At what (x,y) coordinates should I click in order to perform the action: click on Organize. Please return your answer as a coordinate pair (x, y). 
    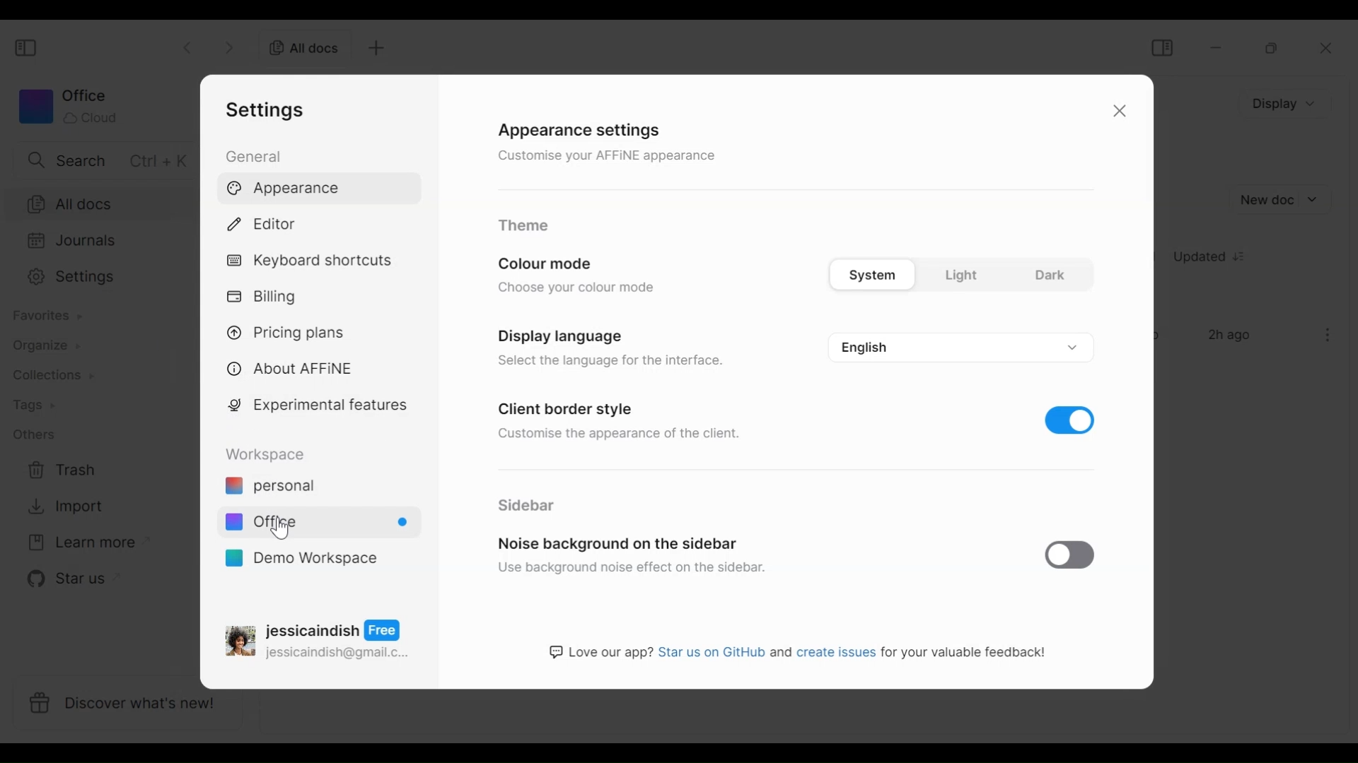
    Looking at the image, I should click on (40, 345).